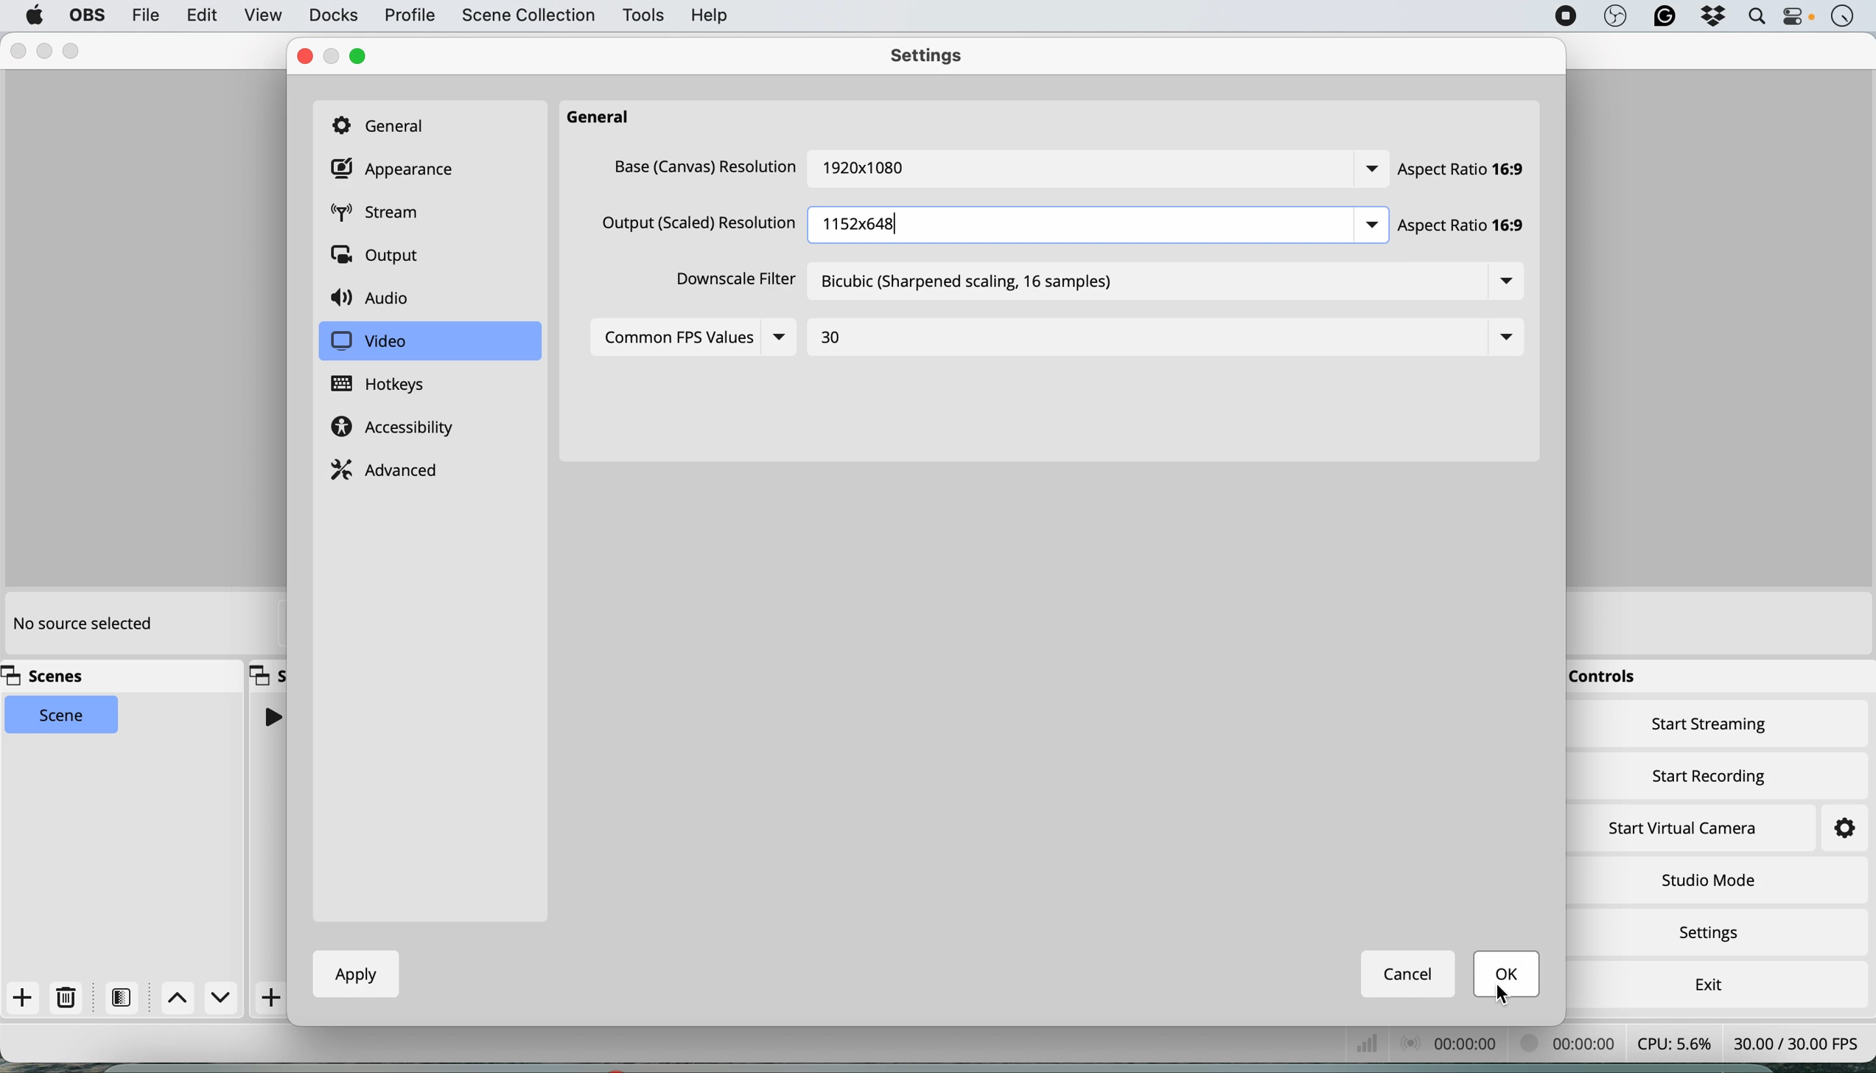 Image resolution: width=1876 pixels, height=1073 pixels. I want to click on maximise, so click(358, 55).